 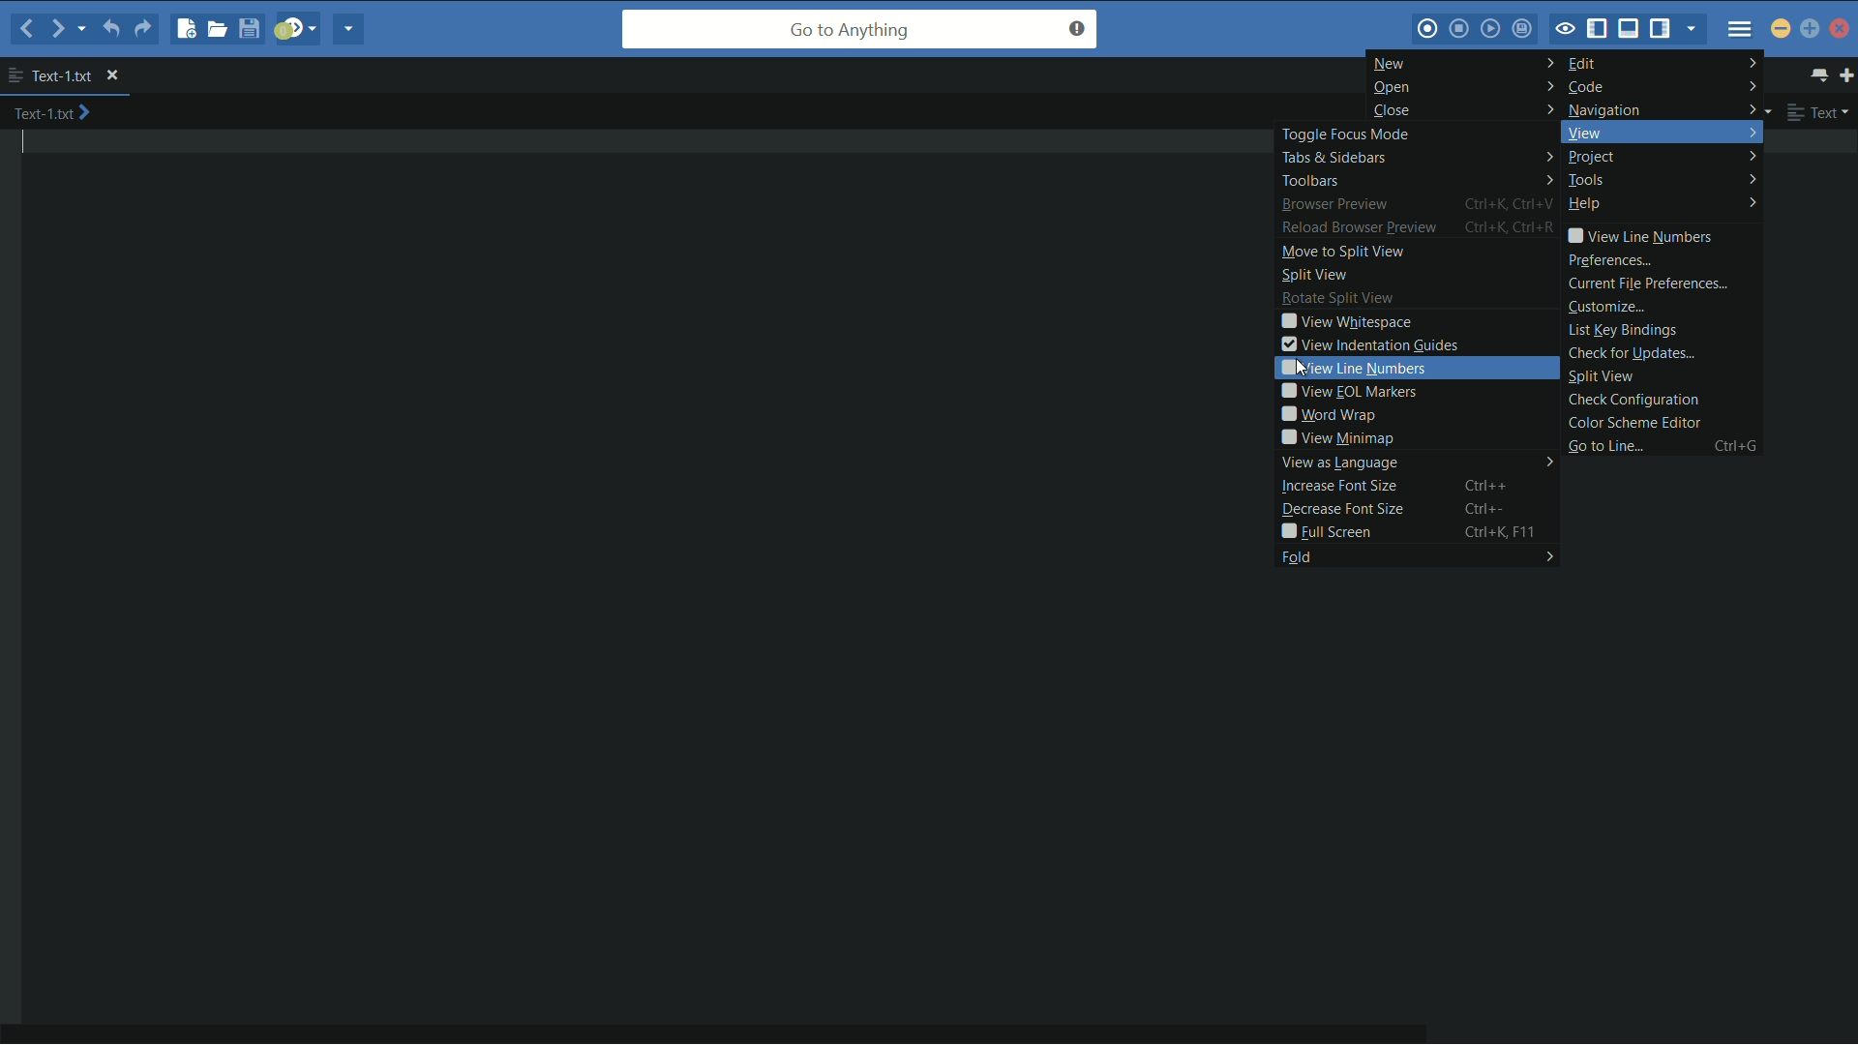 I want to click on code, so click(x=1663, y=86).